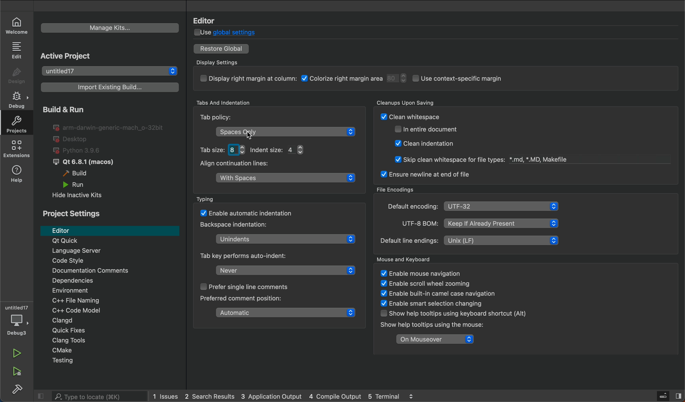  What do you see at coordinates (210, 397) in the screenshot?
I see `search results` at bounding box center [210, 397].